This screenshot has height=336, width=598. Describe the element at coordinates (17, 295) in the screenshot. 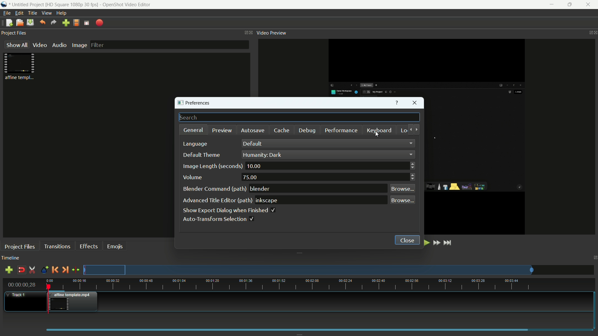

I see `track 1` at that location.